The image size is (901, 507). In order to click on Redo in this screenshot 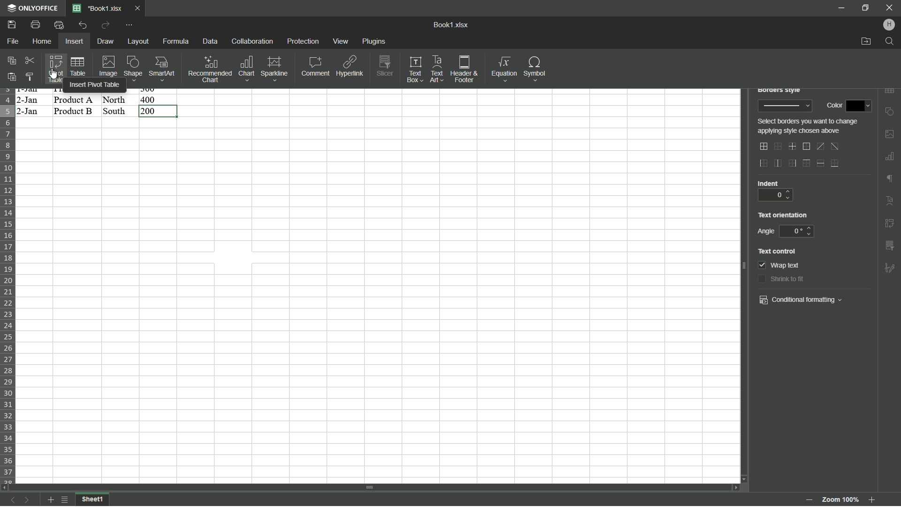, I will do `click(106, 24)`.